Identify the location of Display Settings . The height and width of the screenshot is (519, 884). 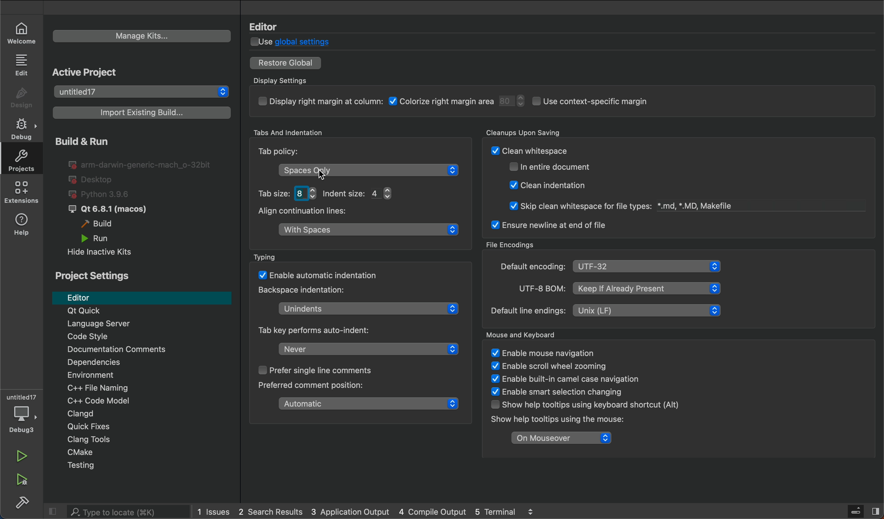
(289, 77).